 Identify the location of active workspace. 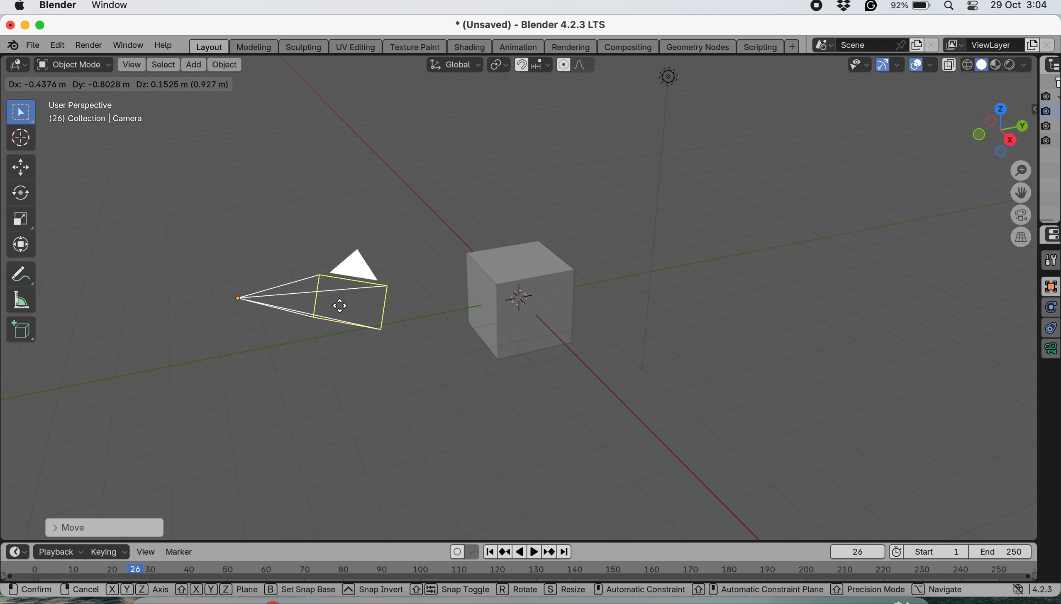
(953, 46).